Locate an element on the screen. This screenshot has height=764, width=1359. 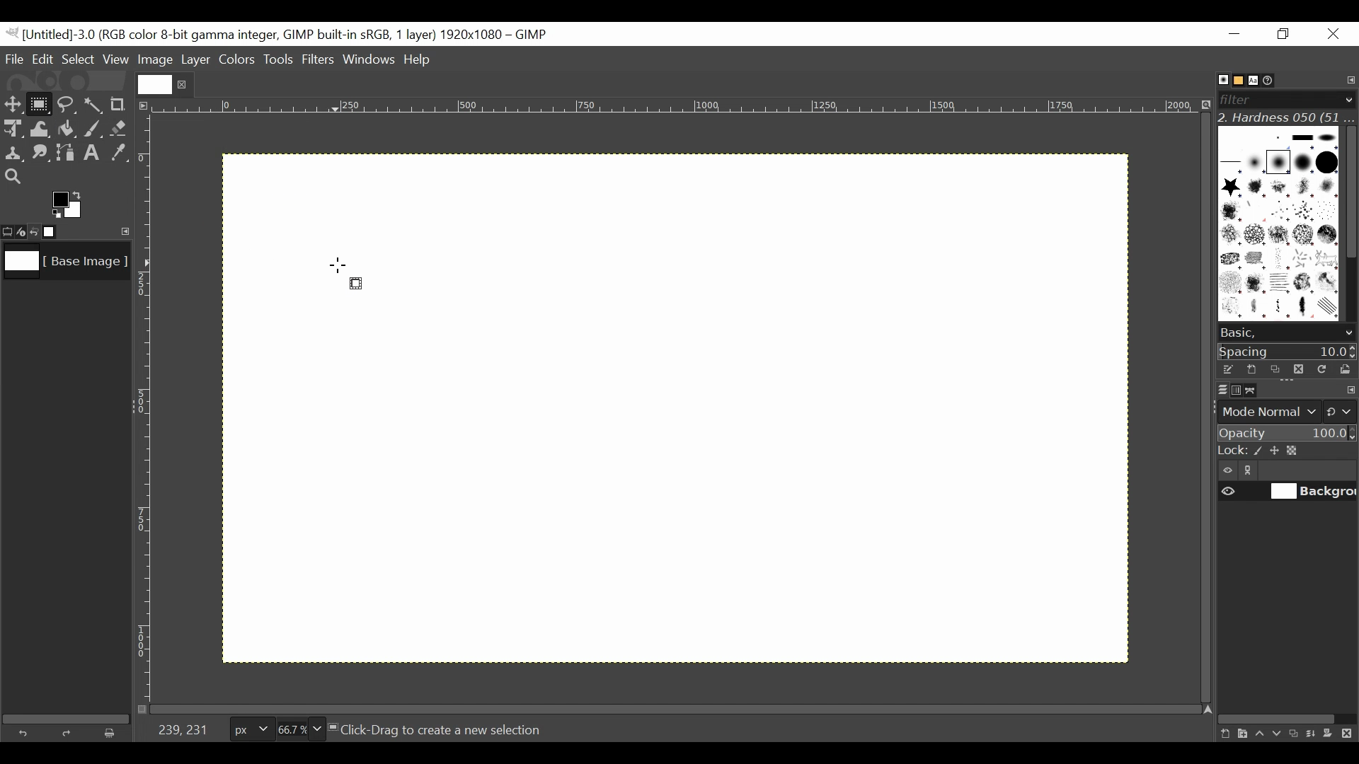
configure this tab is located at coordinates (1351, 391).